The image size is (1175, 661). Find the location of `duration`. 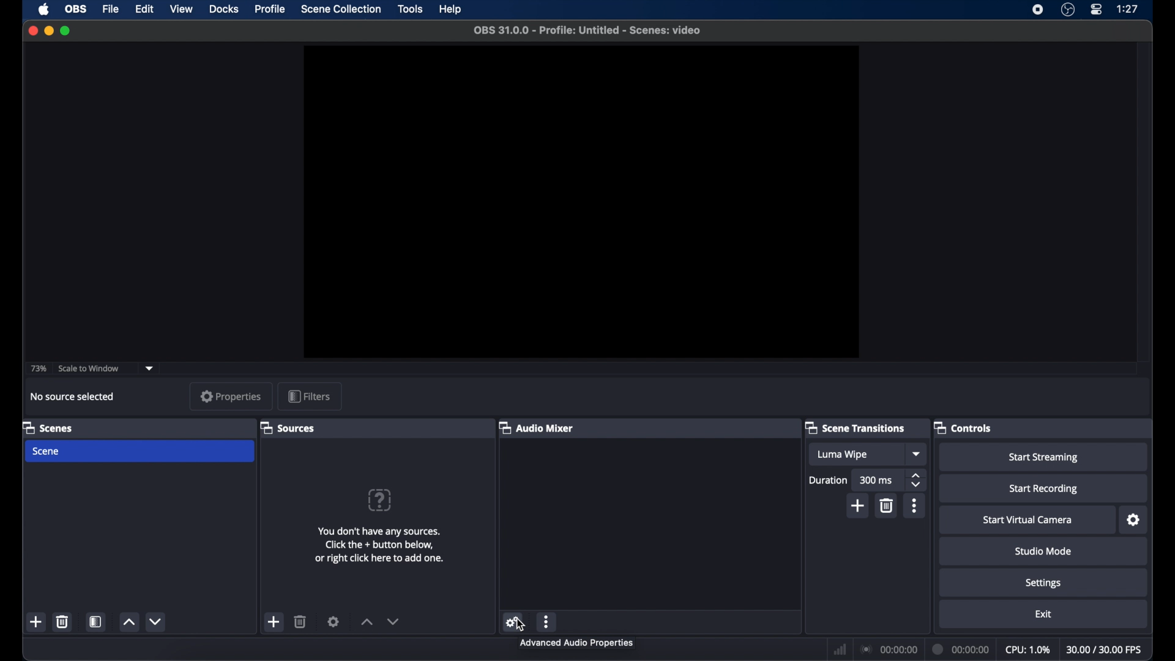

duration is located at coordinates (829, 480).